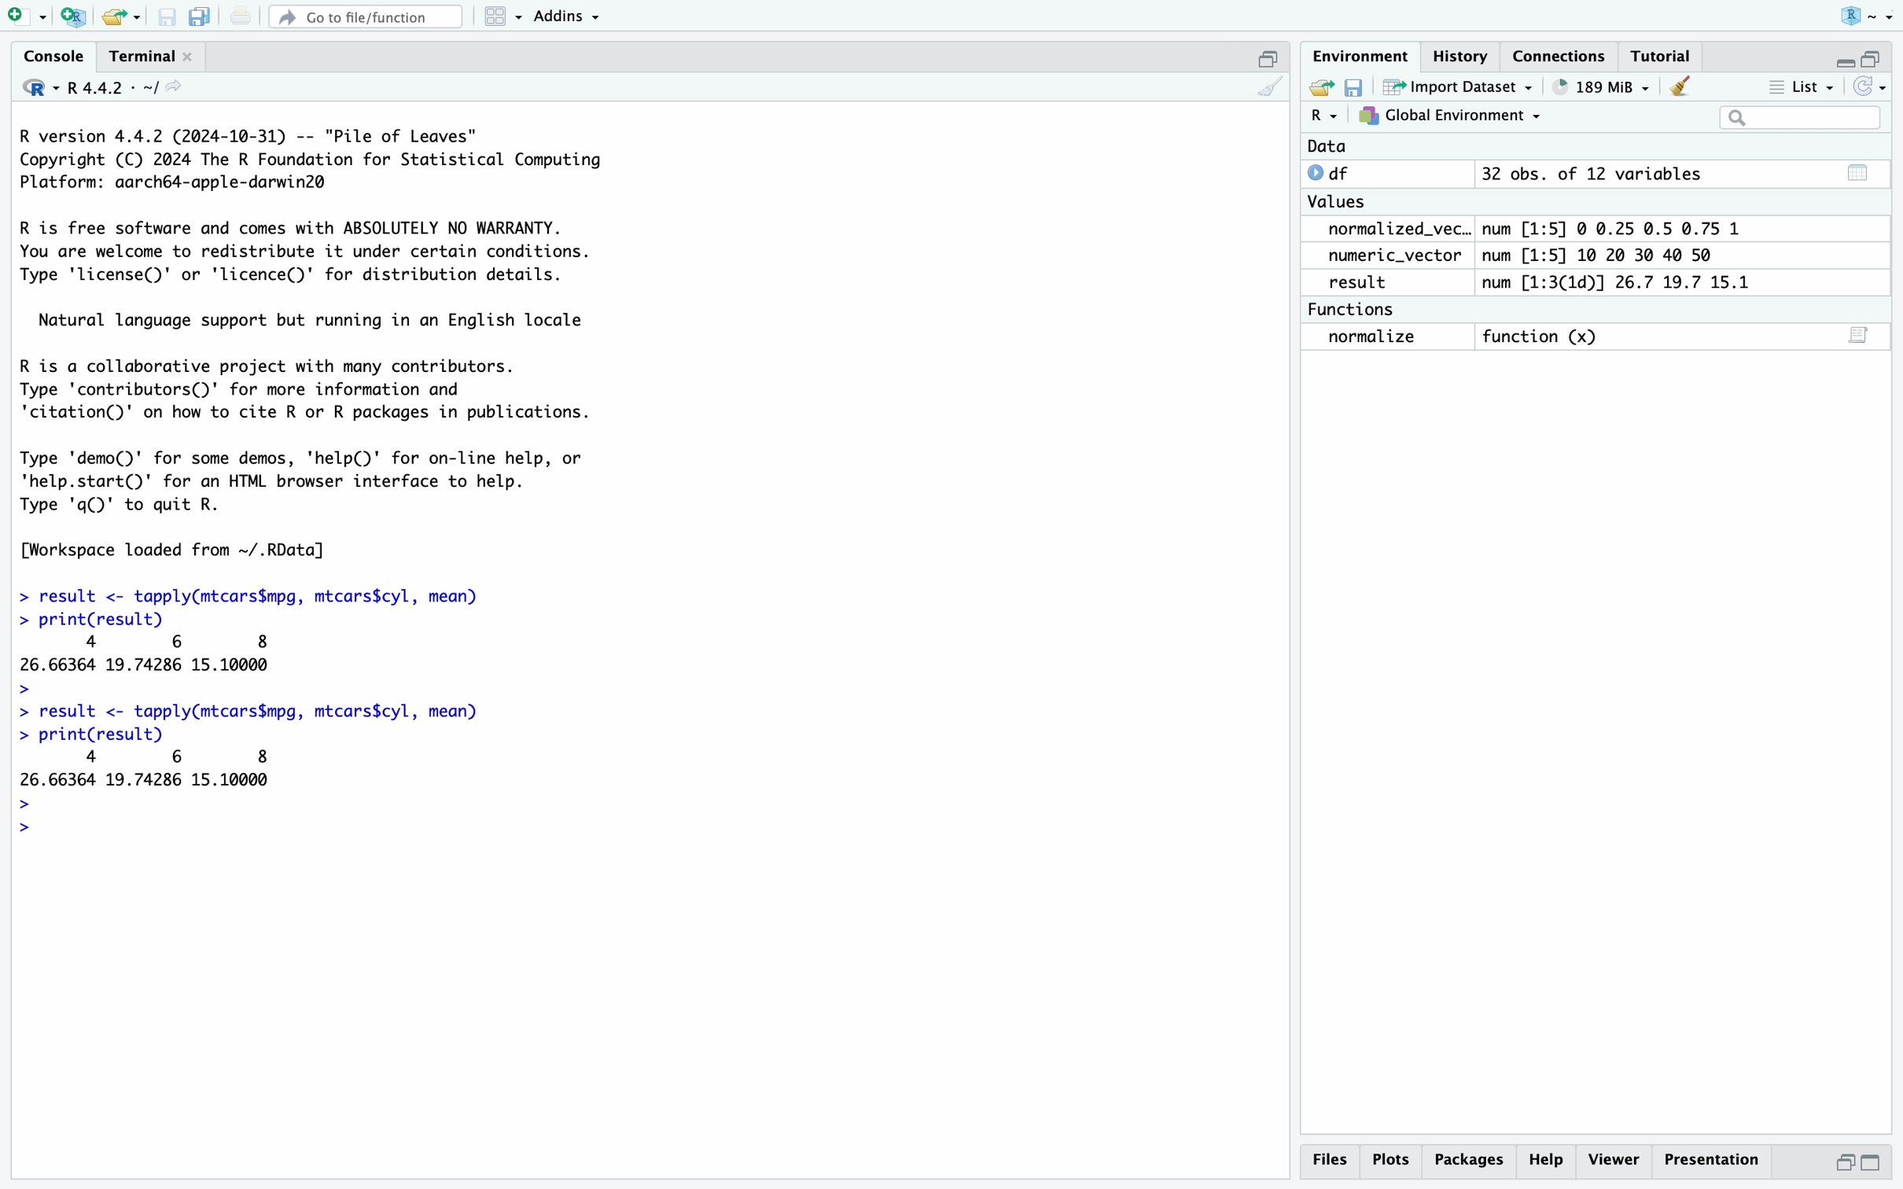 This screenshot has height=1189, width=1903. I want to click on Export history logs, so click(1320, 87).